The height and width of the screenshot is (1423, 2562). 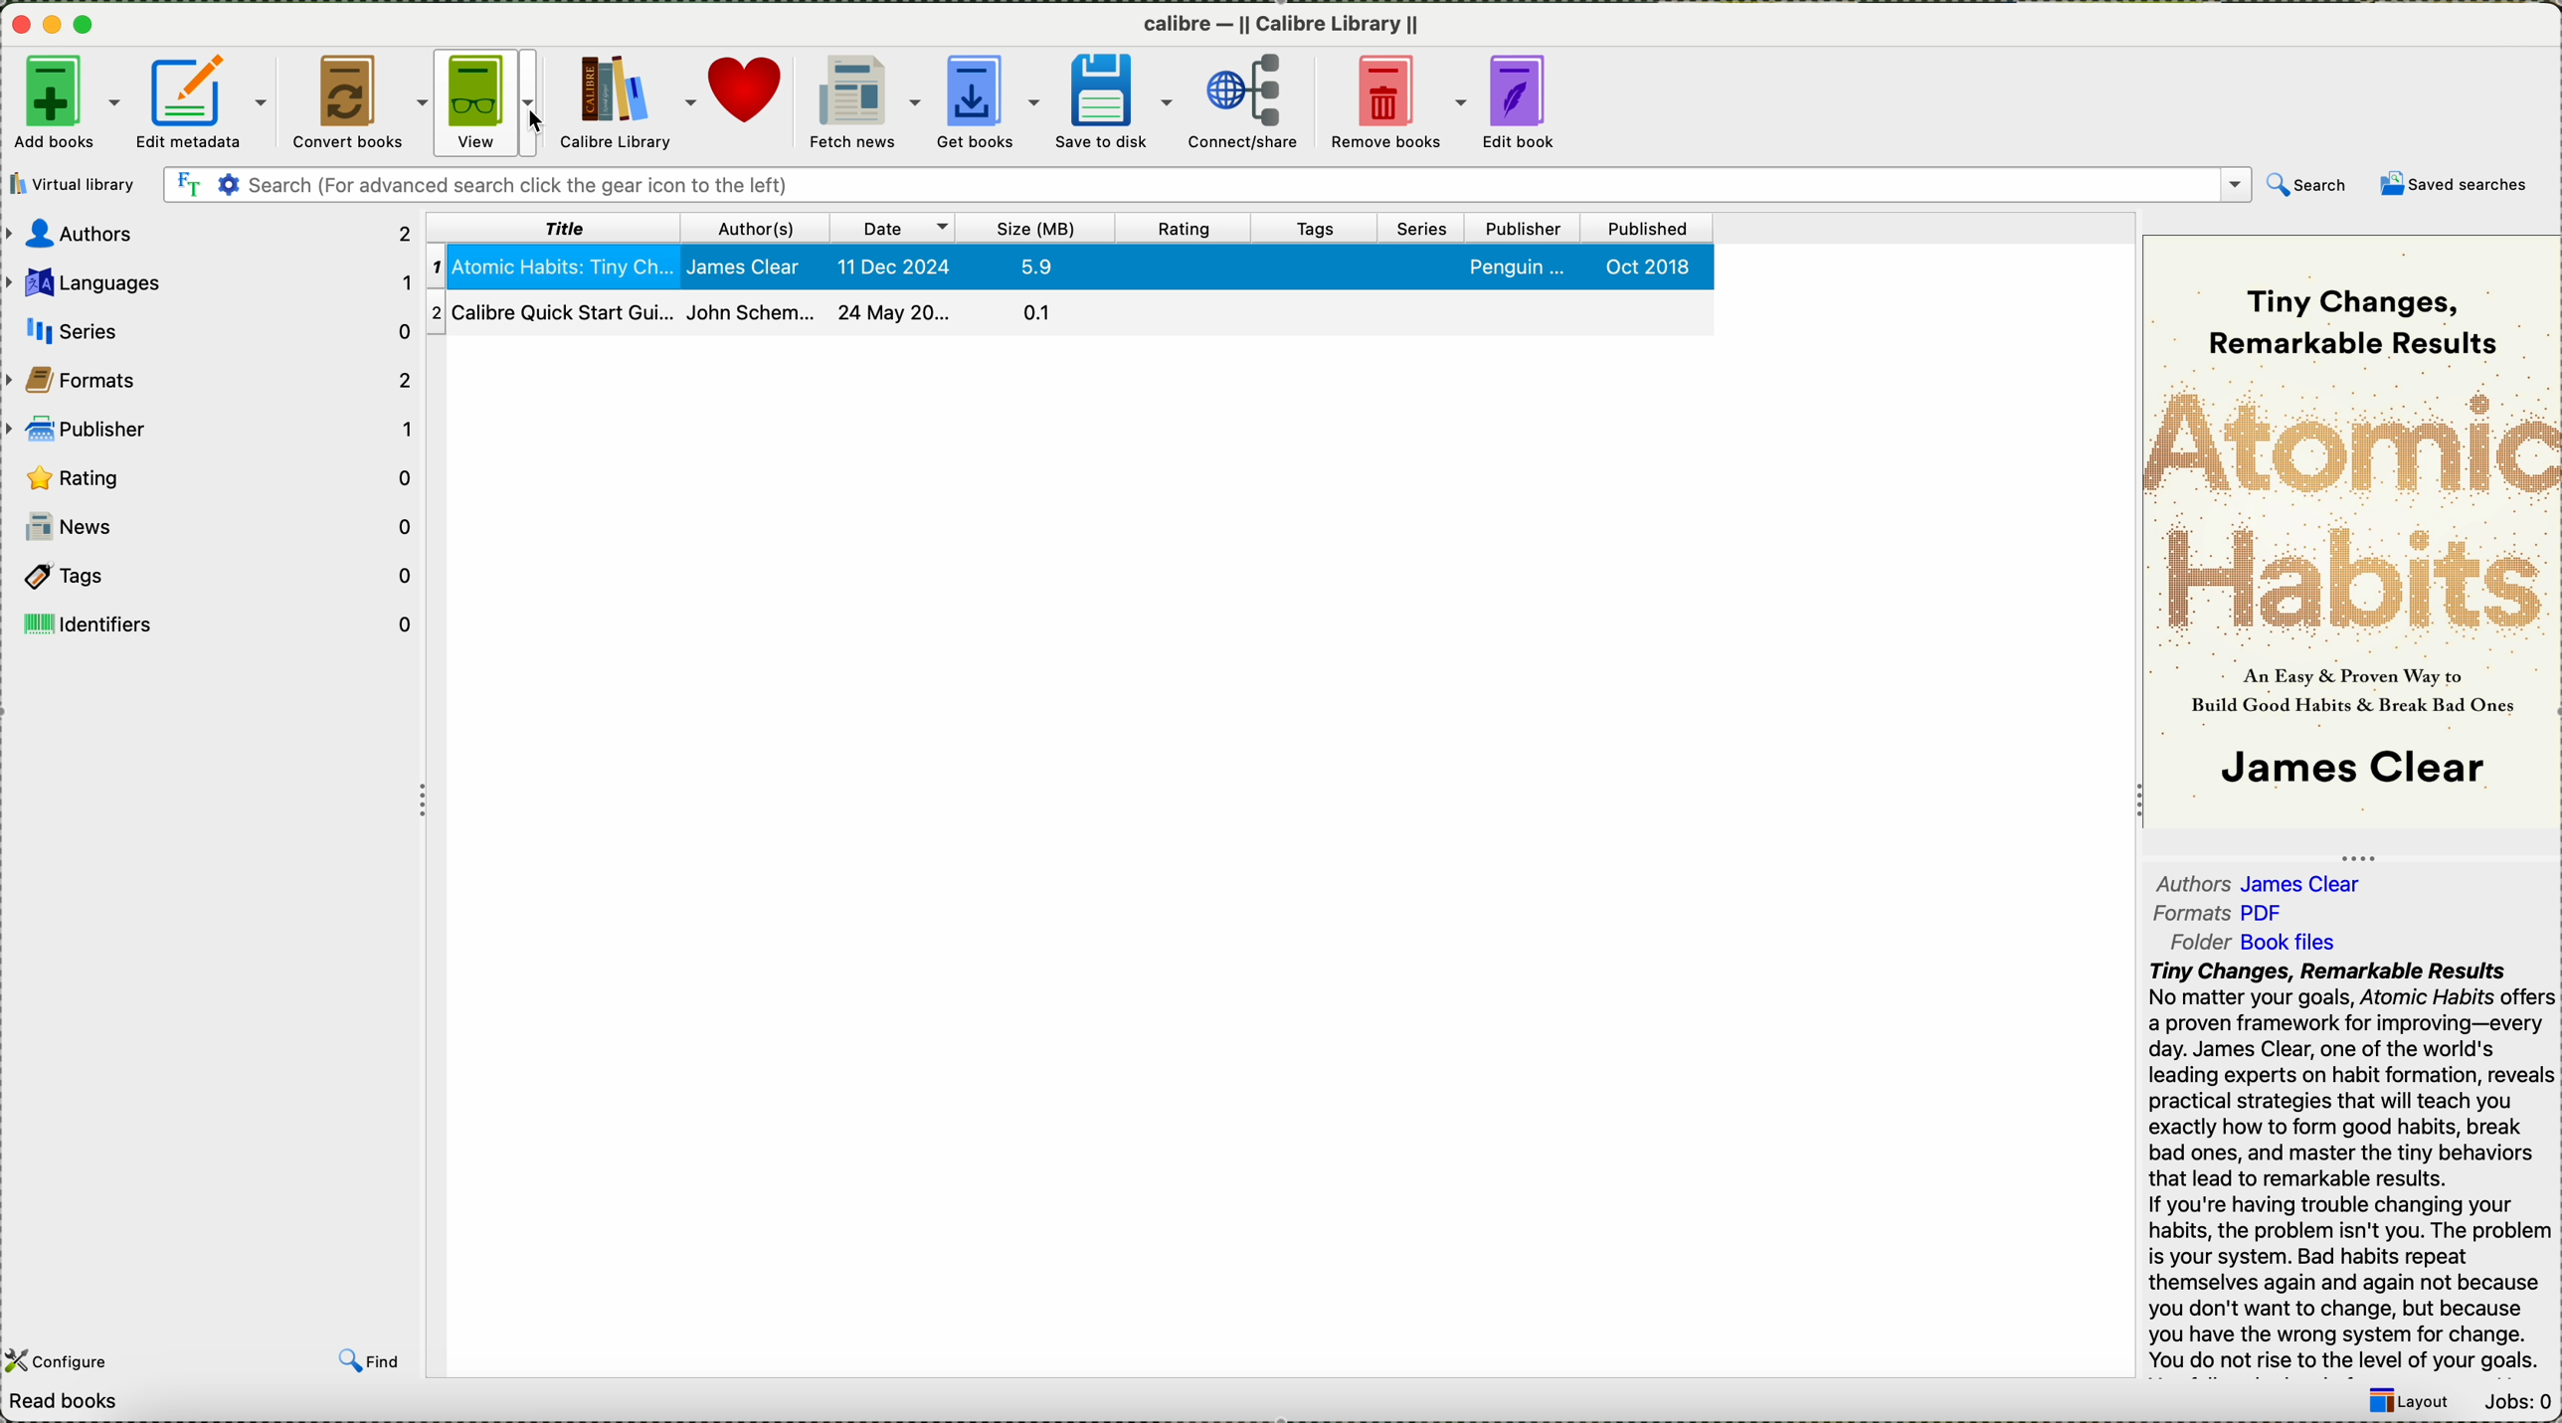 I want to click on remove books, so click(x=1399, y=105).